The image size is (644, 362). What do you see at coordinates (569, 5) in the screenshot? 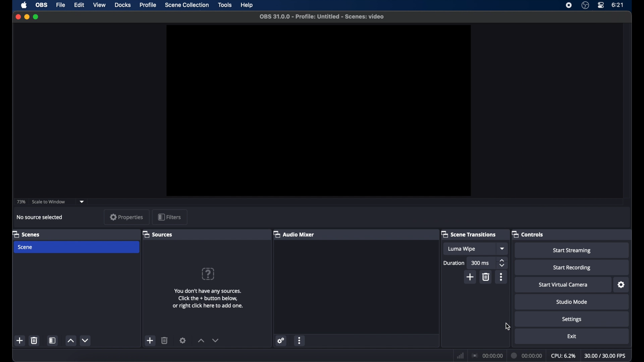
I see `screen recorder icon` at bounding box center [569, 5].